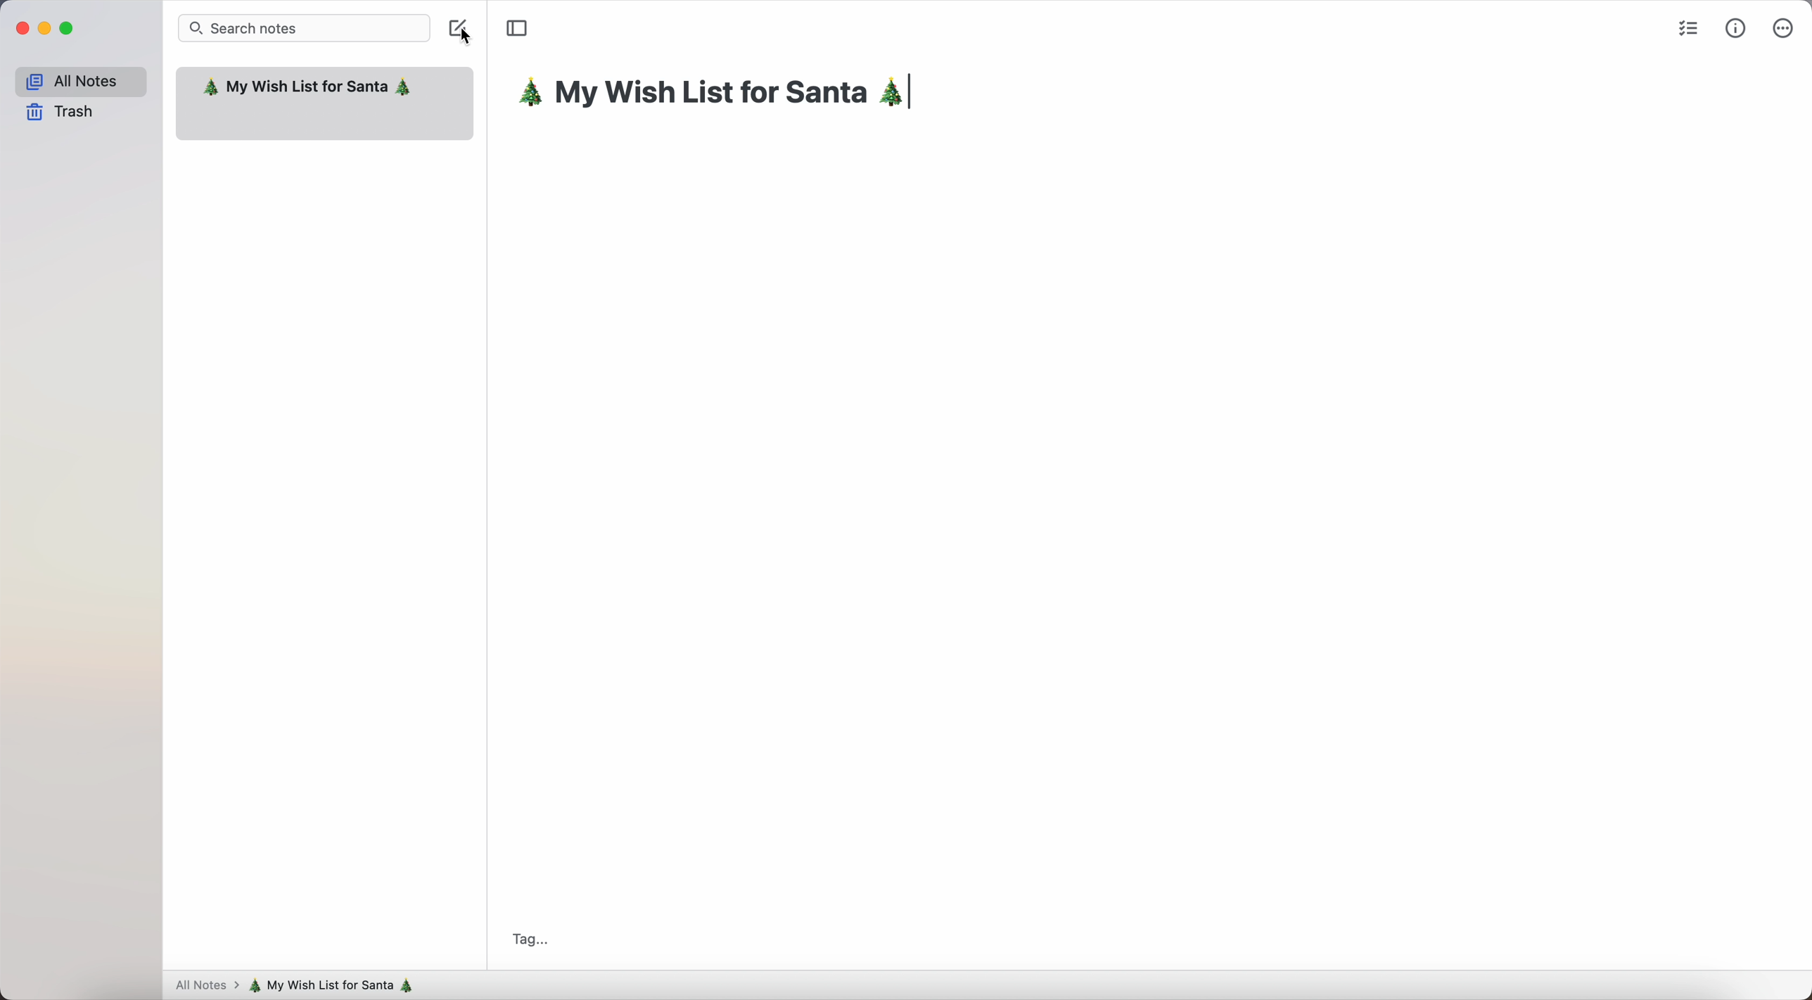 The image size is (1812, 1000). I want to click on create note, so click(460, 31).